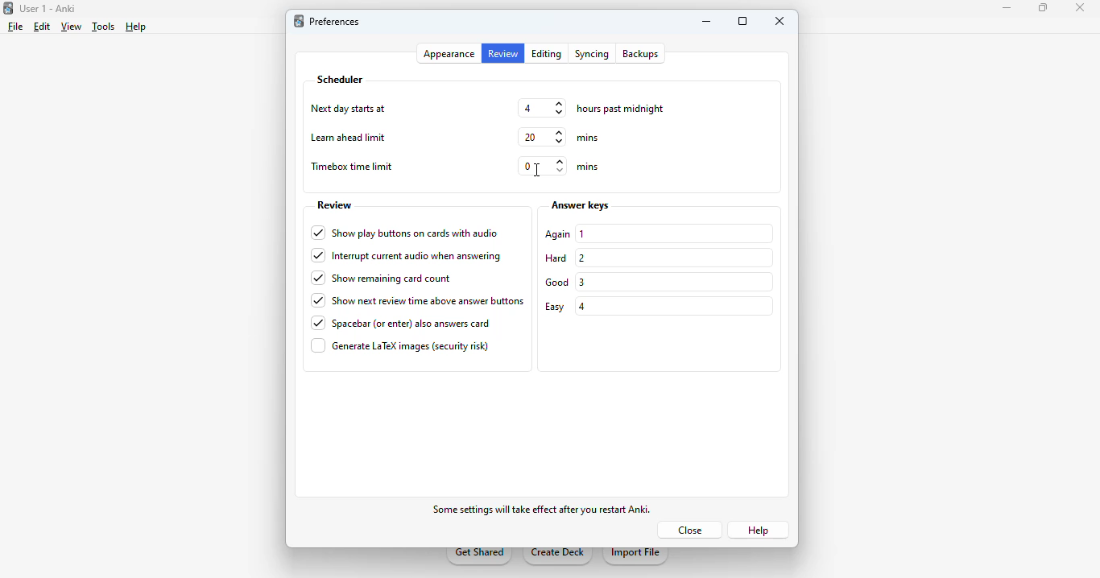 The image size is (1100, 578). Describe the element at coordinates (401, 324) in the screenshot. I see `spacebar (or enter) also answers card` at that location.